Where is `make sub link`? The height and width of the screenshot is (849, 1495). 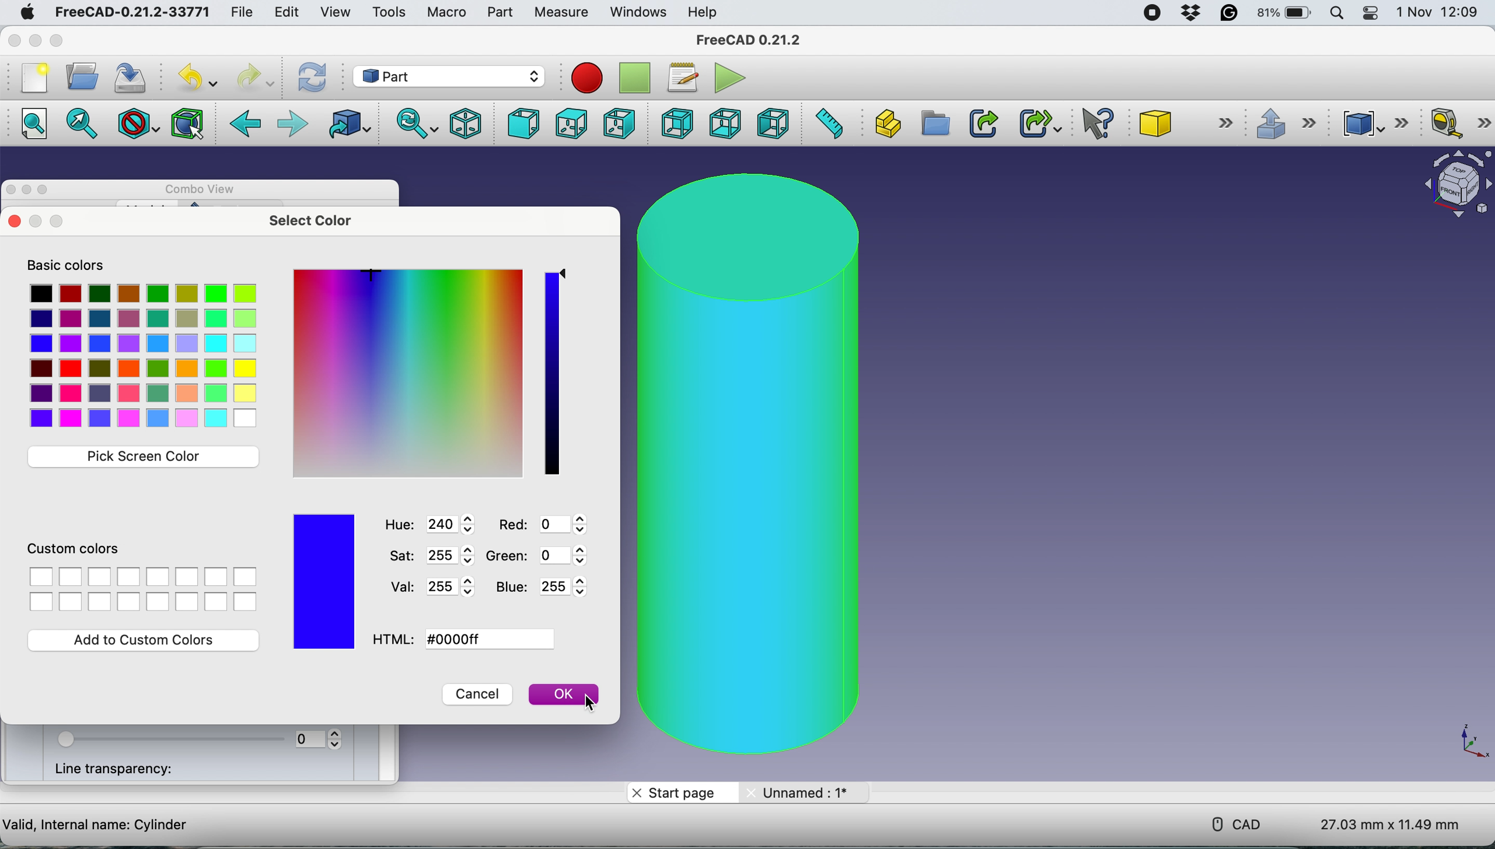
make sub link is located at coordinates (1036, 122).